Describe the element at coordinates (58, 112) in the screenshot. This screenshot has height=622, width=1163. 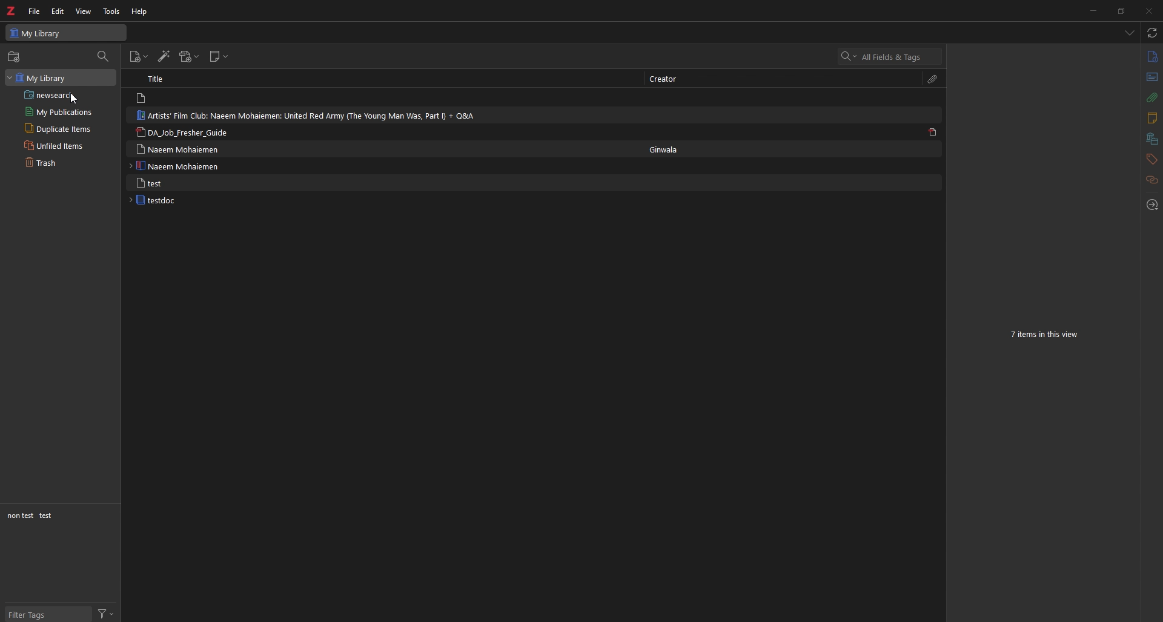
I see `My Publications` at that location.